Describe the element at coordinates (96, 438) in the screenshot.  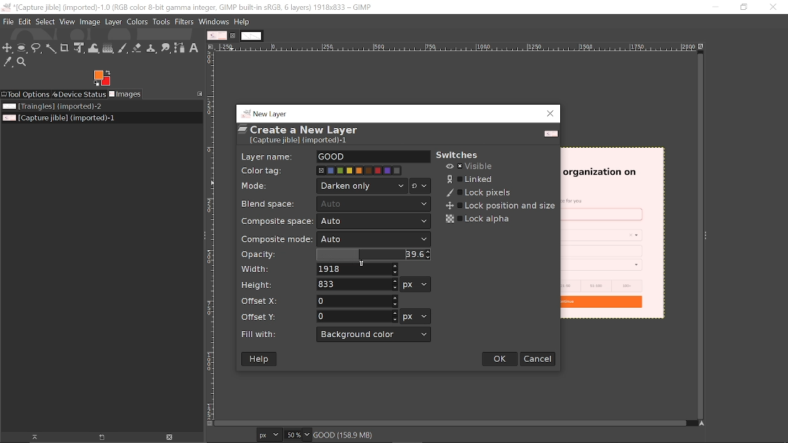
I see `New display for the image` at that location.